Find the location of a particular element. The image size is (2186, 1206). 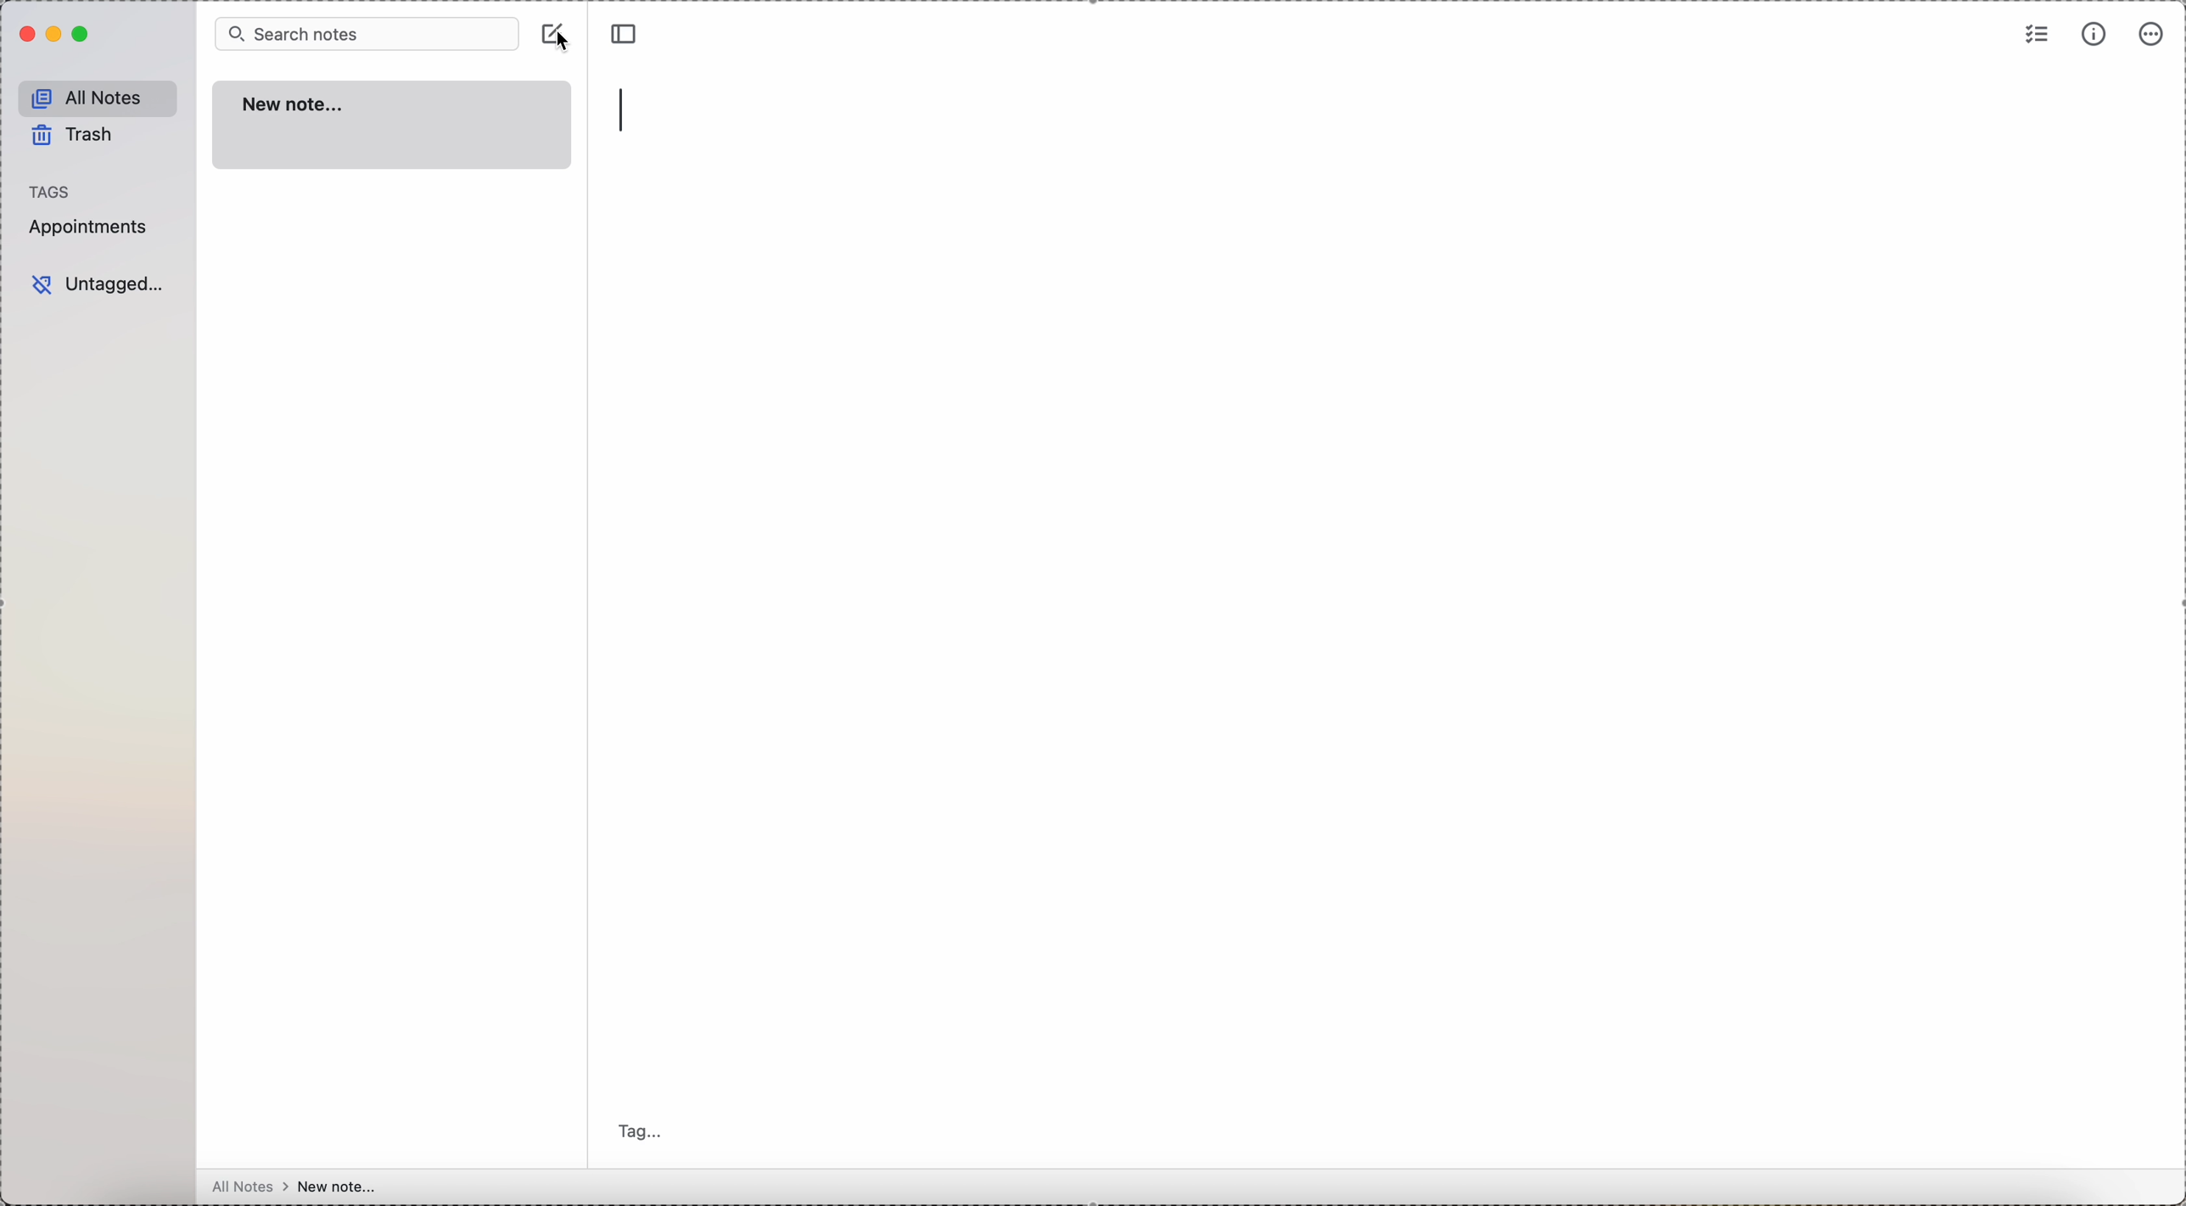

all notes is located at coordinates (93, 95).